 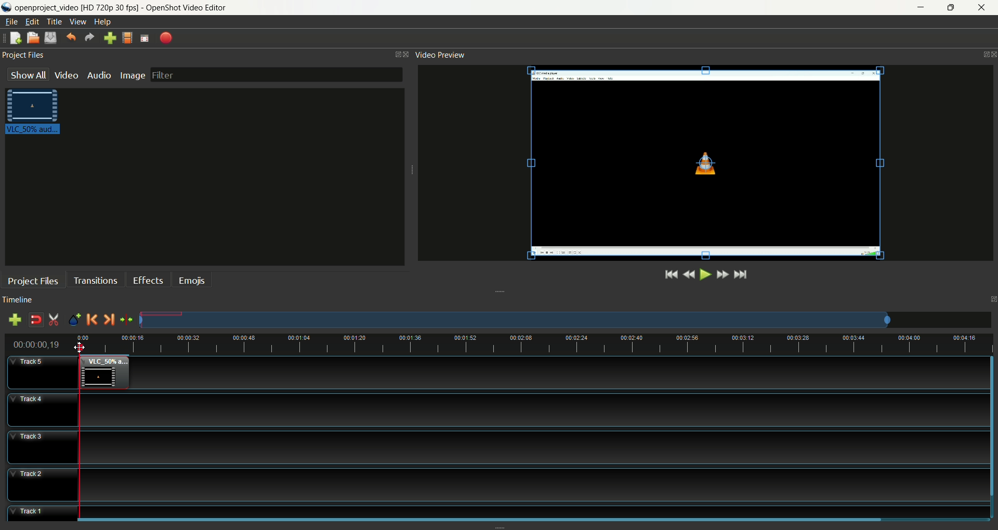 I want to click on track5, so click(x=43, y=374).